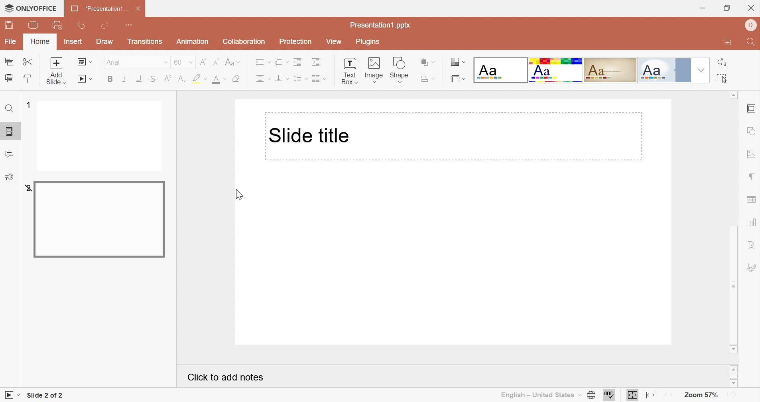 This screenshot has width=760, height=402. I want to click on Add Slide, so click(59, 72).